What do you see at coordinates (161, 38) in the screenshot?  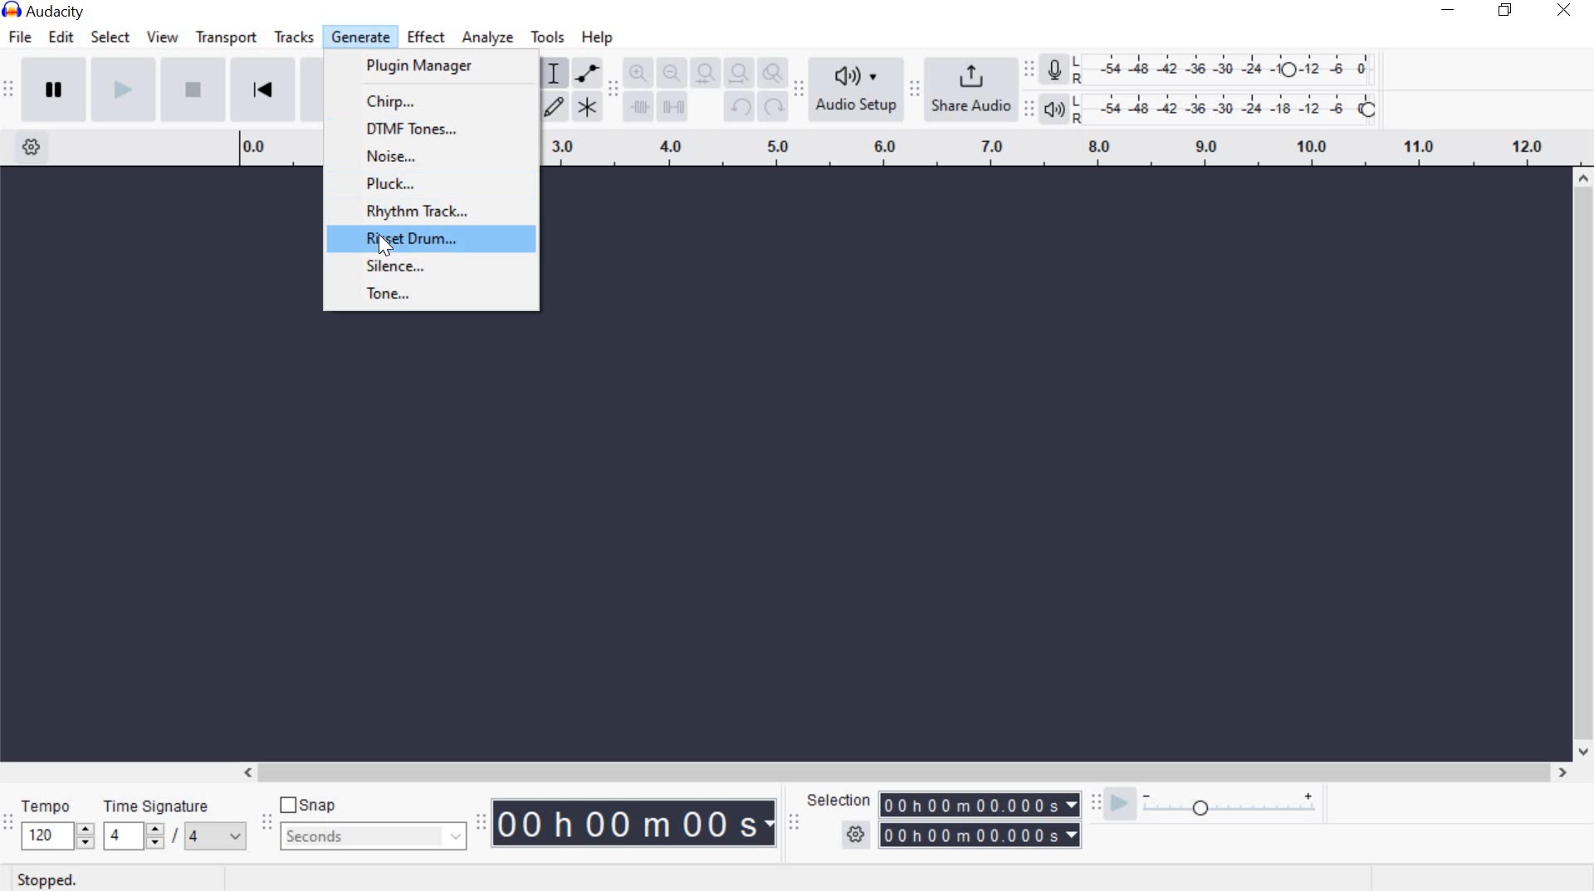 I see `view` at bounding box center [161, 38].